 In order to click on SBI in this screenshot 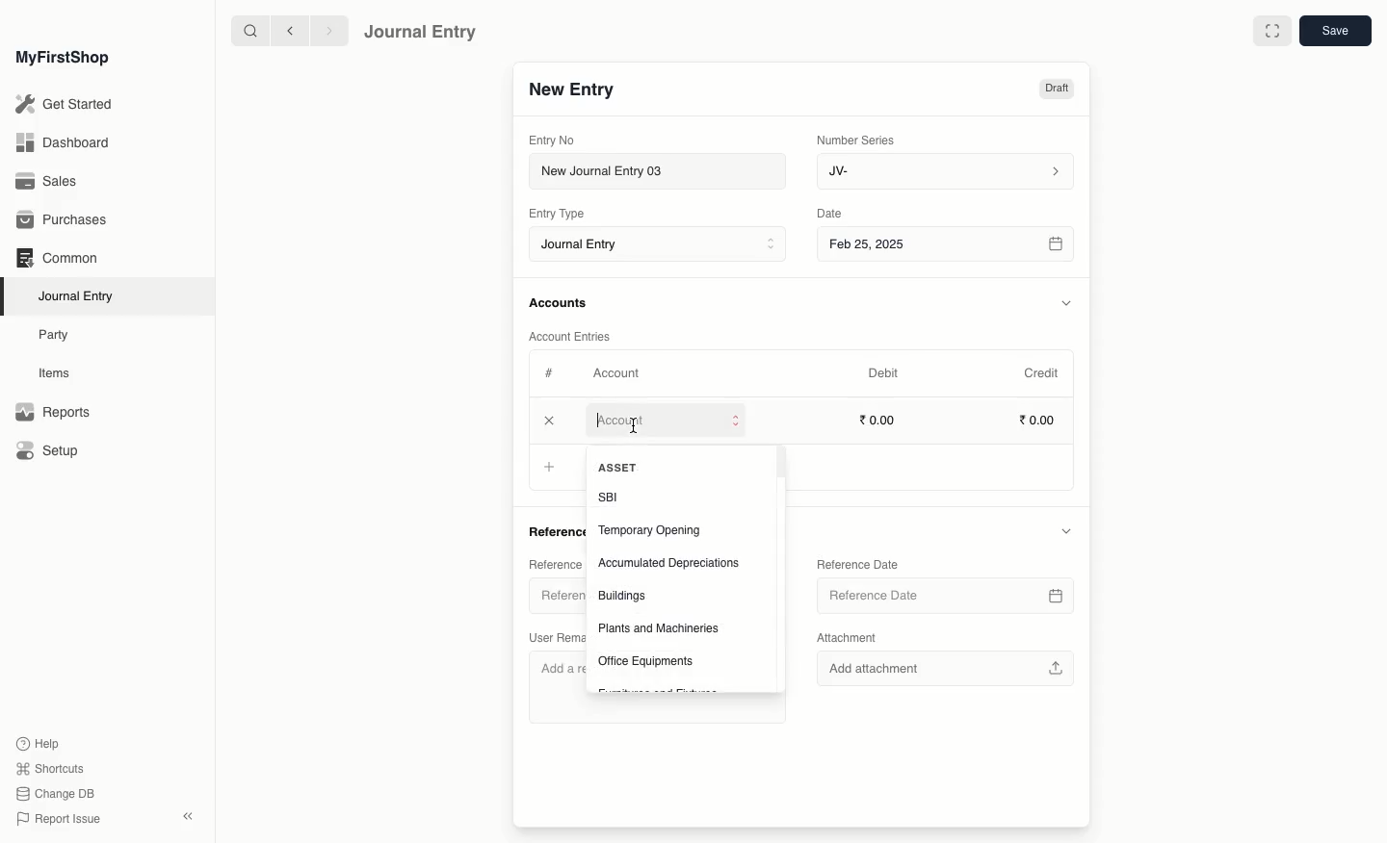, I will do `click(613, 497)`.